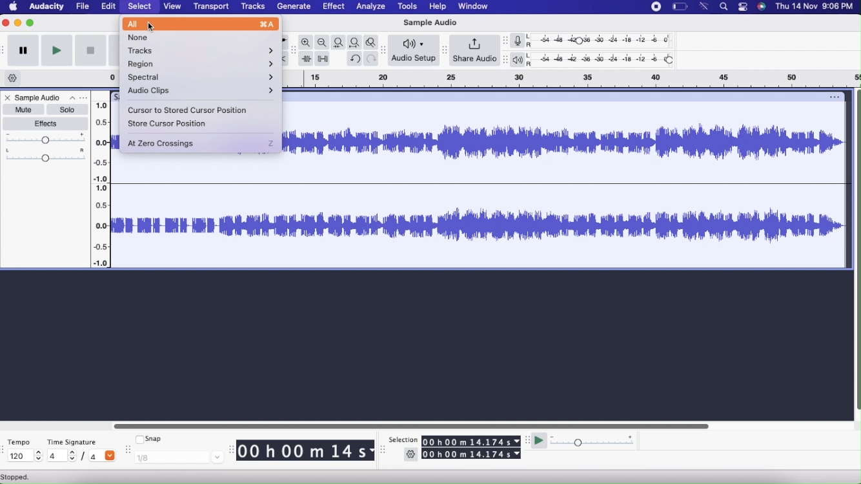 The width and height of the screenshot is (861, 484). I want to click on None, so click(198, 37).